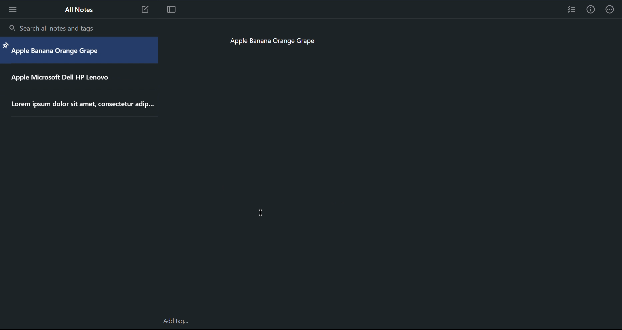 The height and width of the screenshot is (330, 622). I want to click on Info, so click(591, 9).